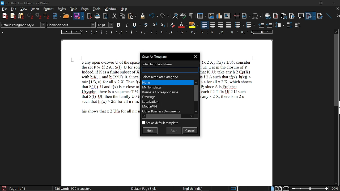 The height and width of the screenshot is (191, 340). I want to click on Open, so click(67, 16).